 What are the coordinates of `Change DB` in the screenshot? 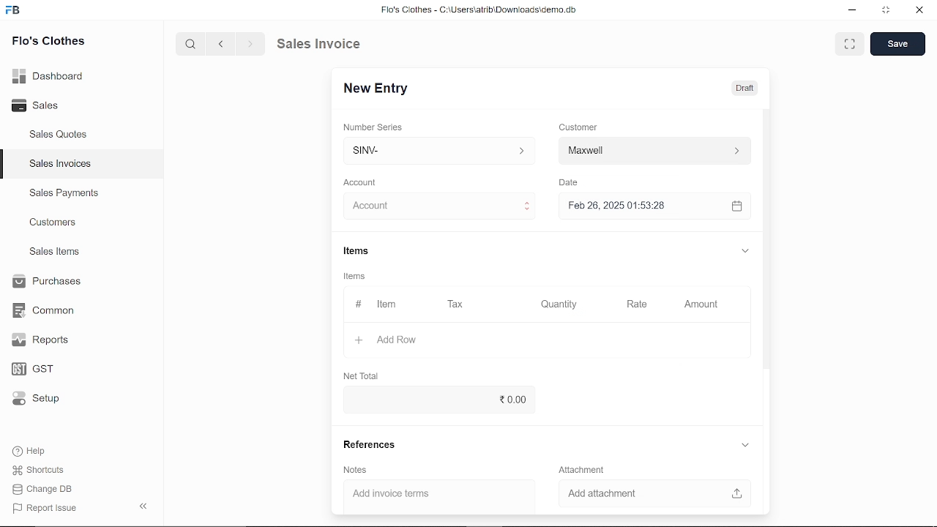 It's located at (47, 489).